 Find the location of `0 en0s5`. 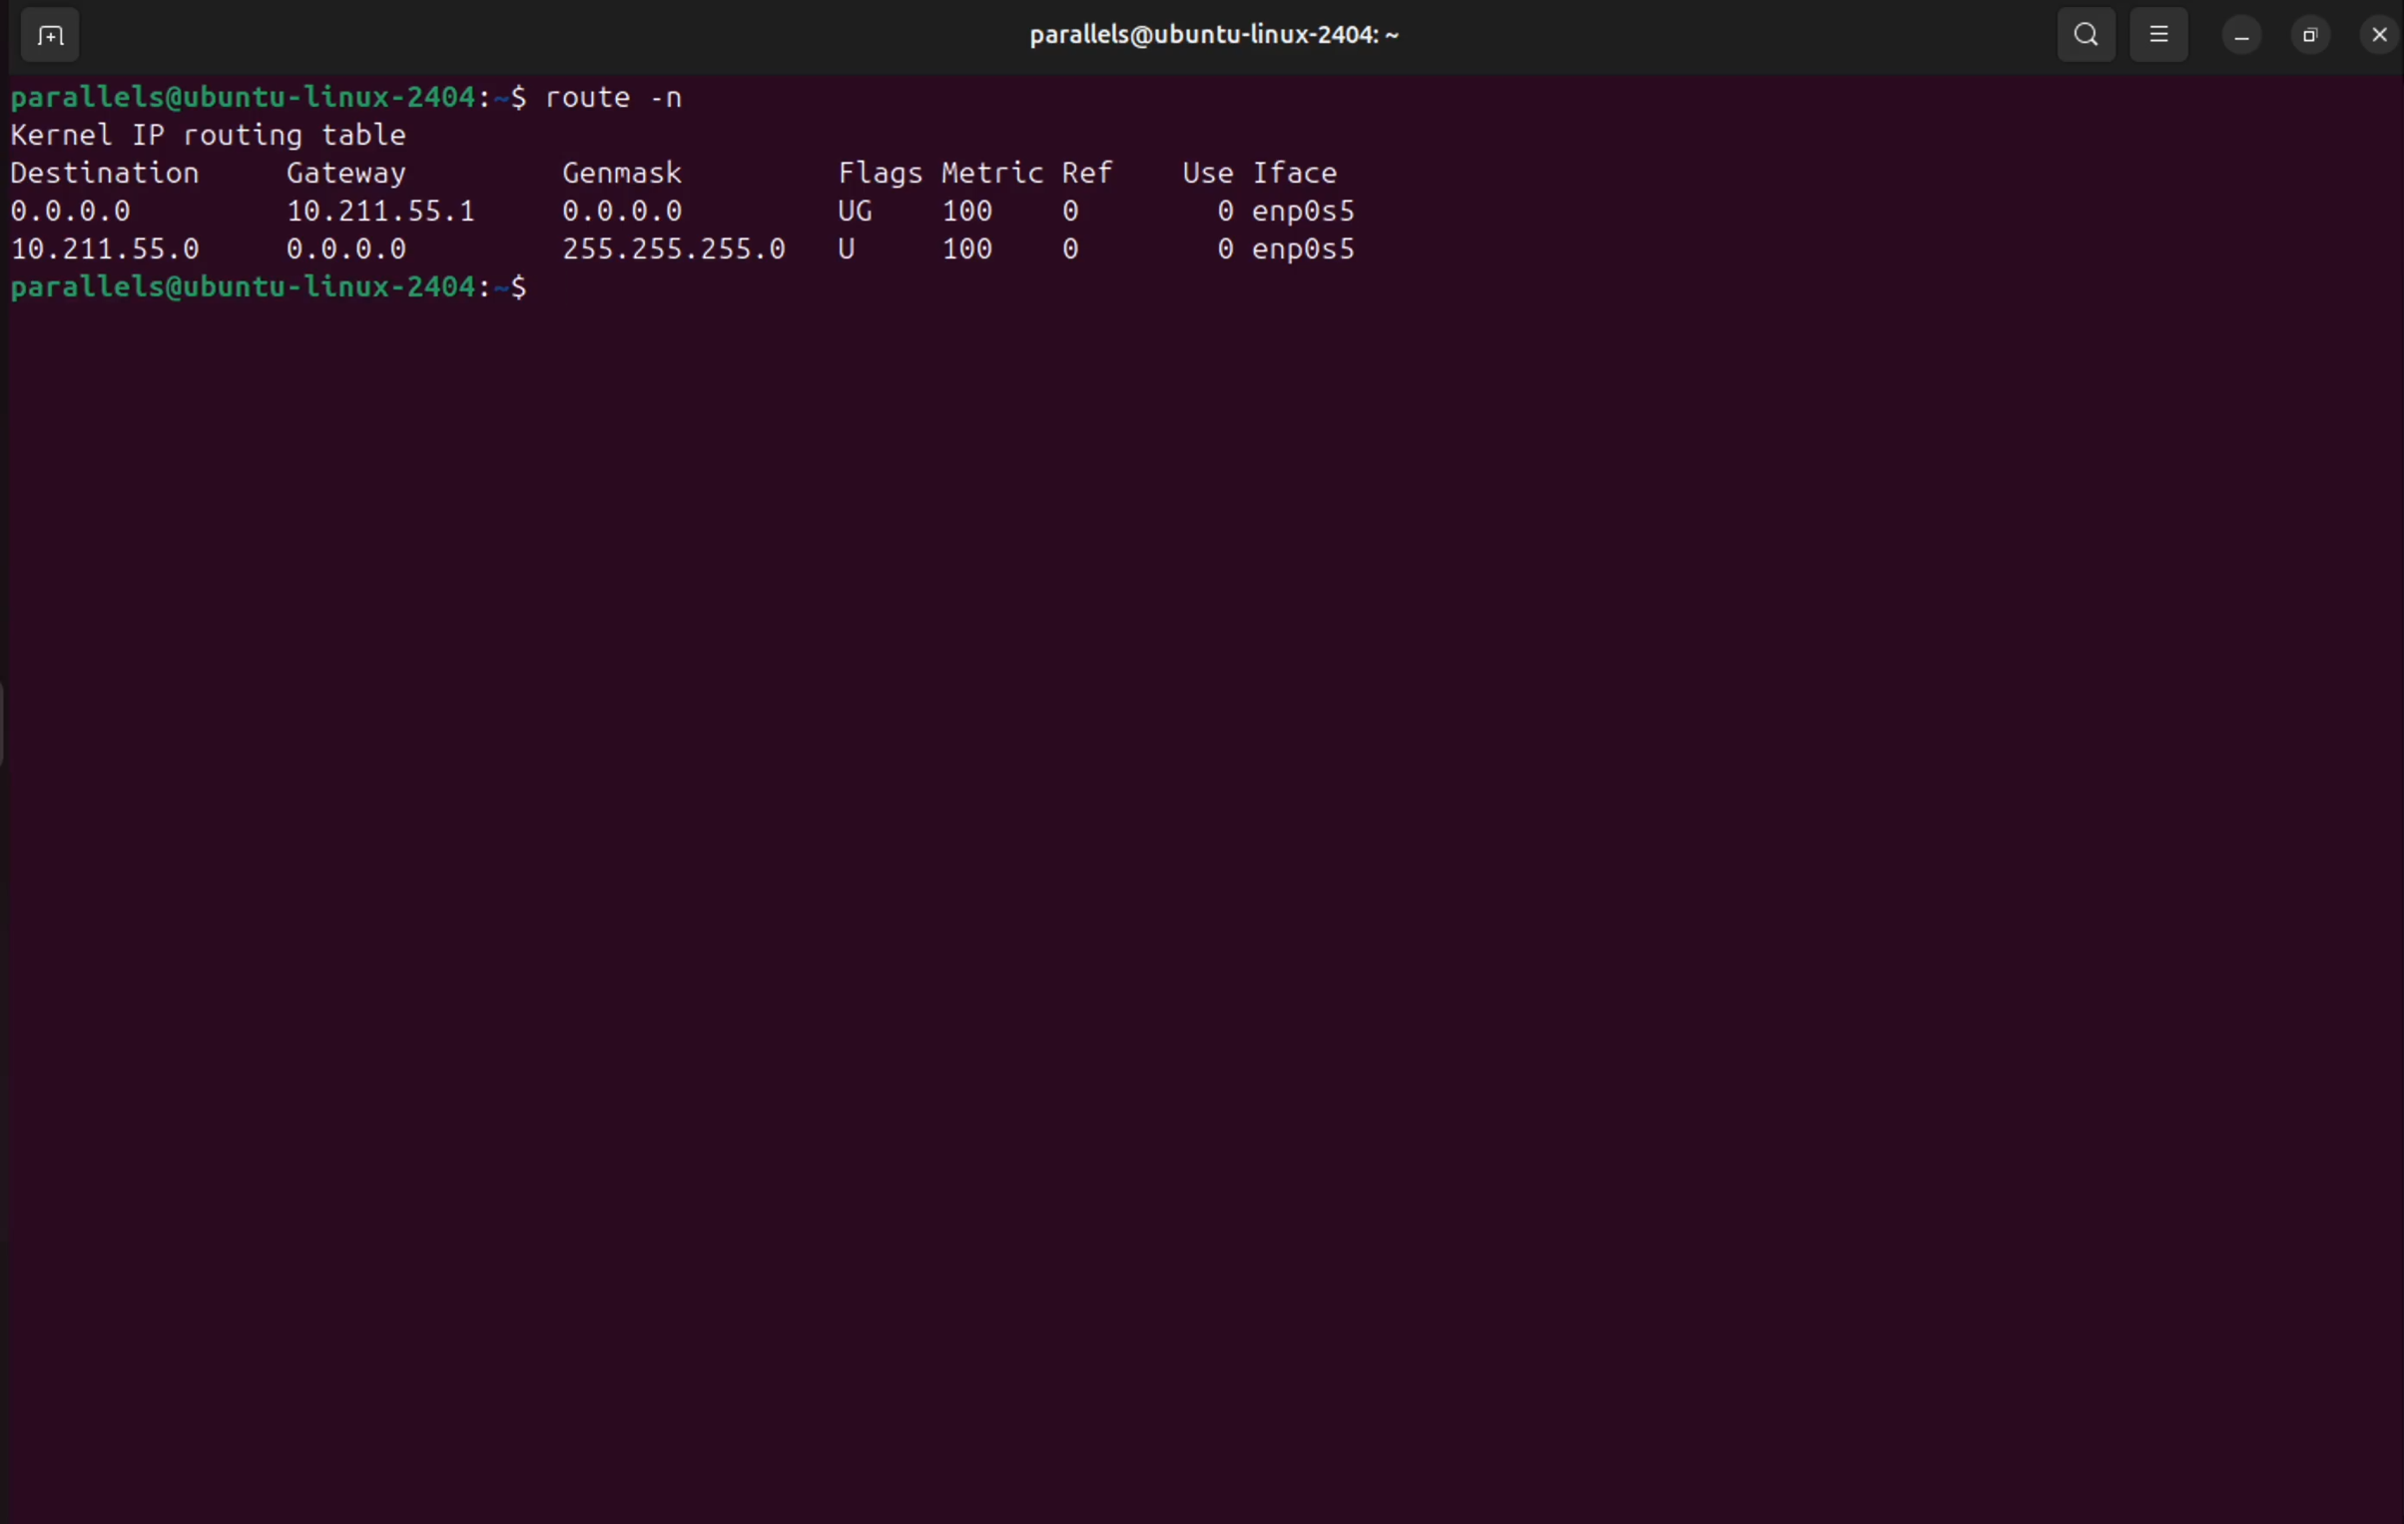

0 en0s5 is located at coordinates (1300, 213).